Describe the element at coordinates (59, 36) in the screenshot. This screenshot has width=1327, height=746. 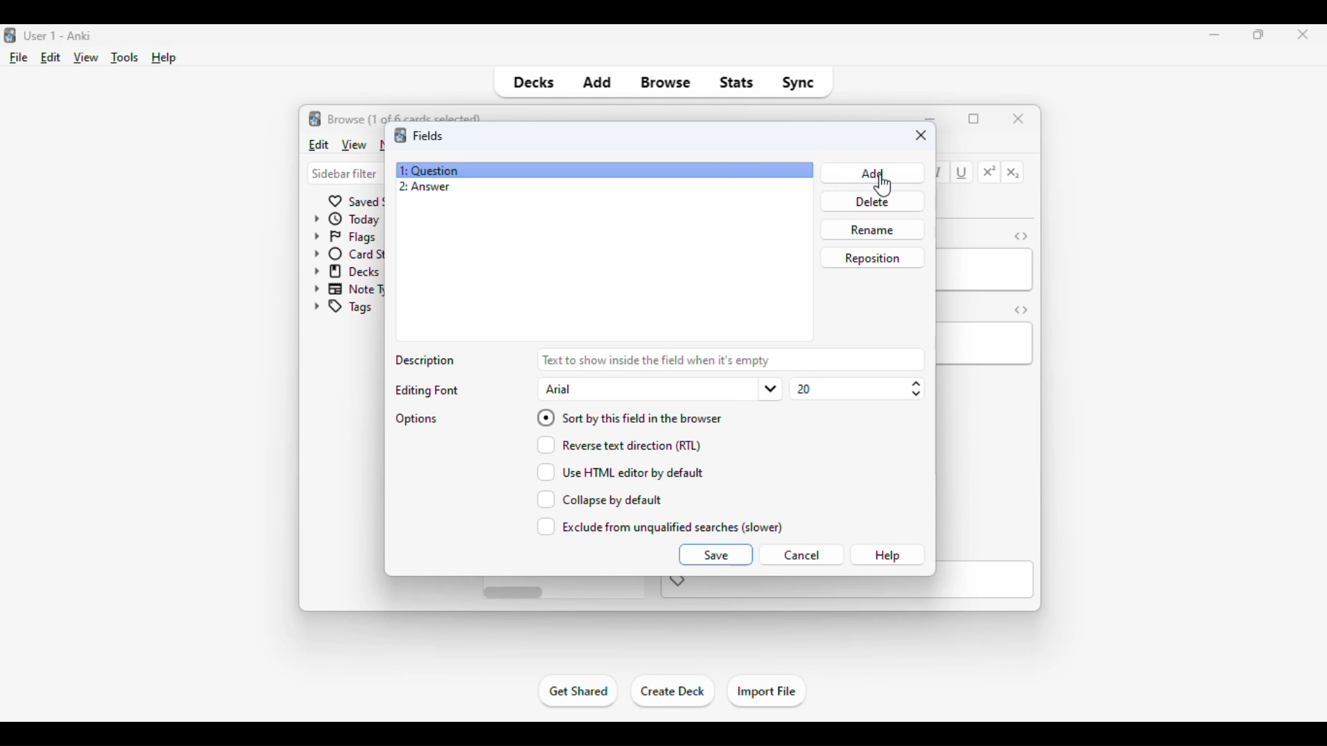
I see `title` at that location.